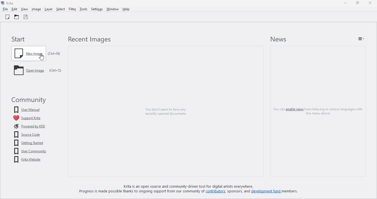  What do you see at coordinates (18, 39) in the screenshot?
I see `start` at bounding box center [18, 39].